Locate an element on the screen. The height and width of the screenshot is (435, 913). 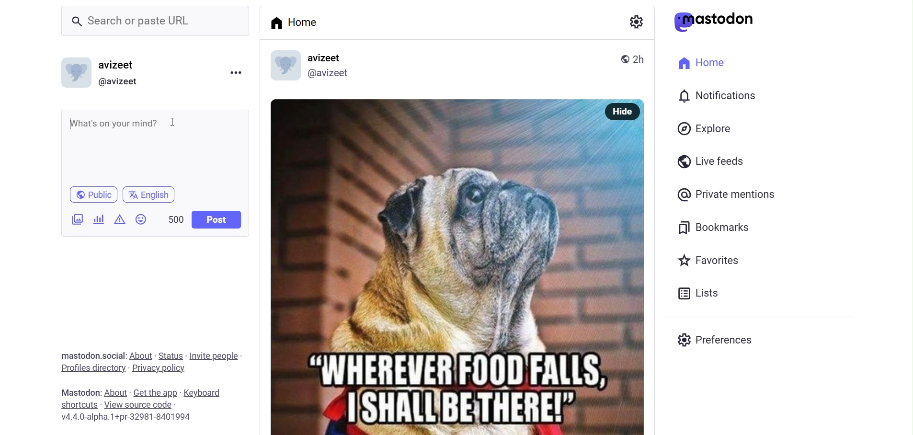
cursor is located at coordinates (173, 120).